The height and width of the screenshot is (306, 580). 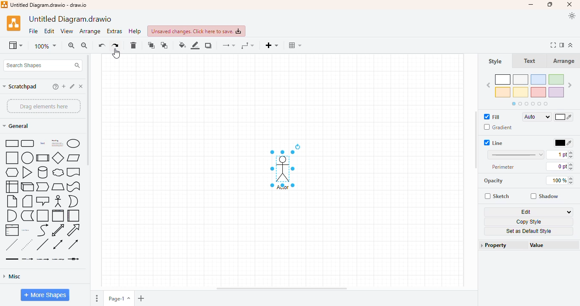 What do you see at coordinates (498, 127) in the screenshot?
I see `gradient` at bounding box center [498, 127].